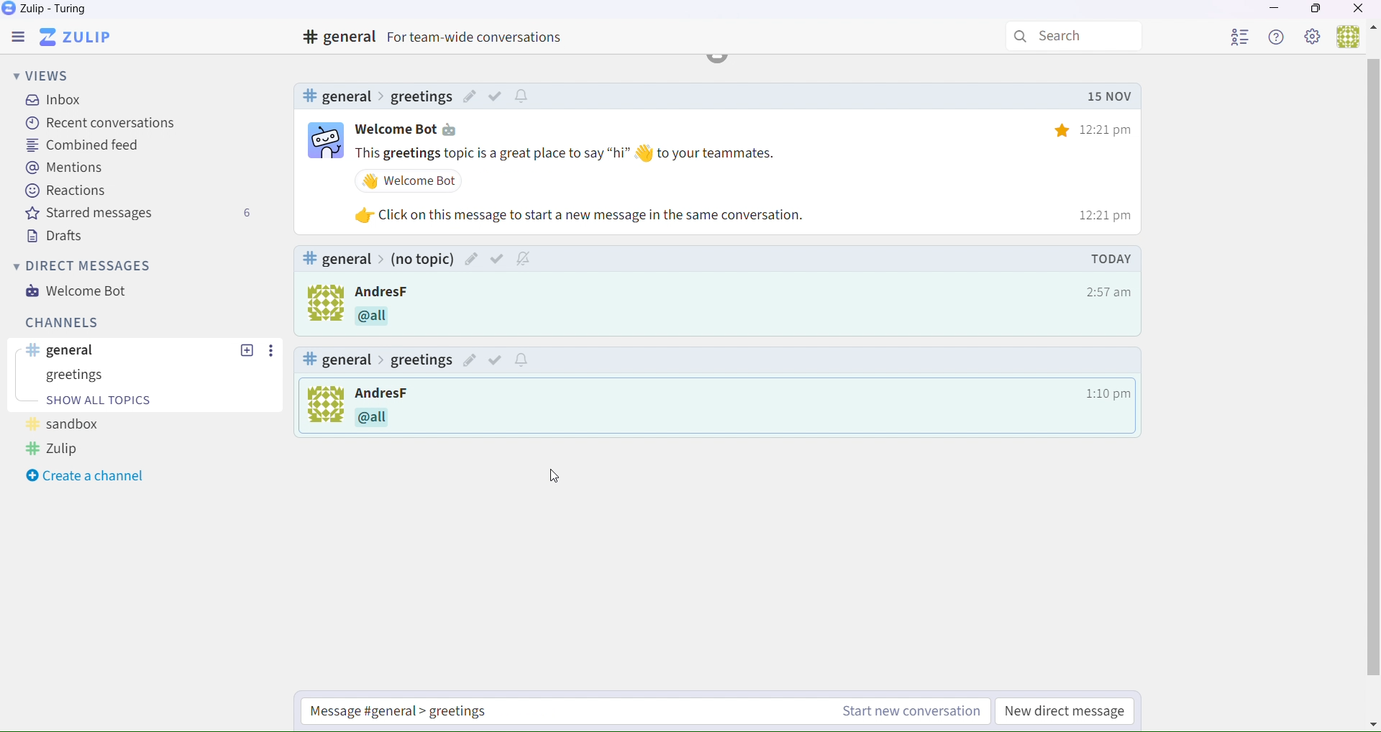 The height and width of the screenshot is (732, 1381). What do you see at coordinates (1106, 392) in the screenshot?
I see `12:21 pm` at bounding box center [1106, 392].